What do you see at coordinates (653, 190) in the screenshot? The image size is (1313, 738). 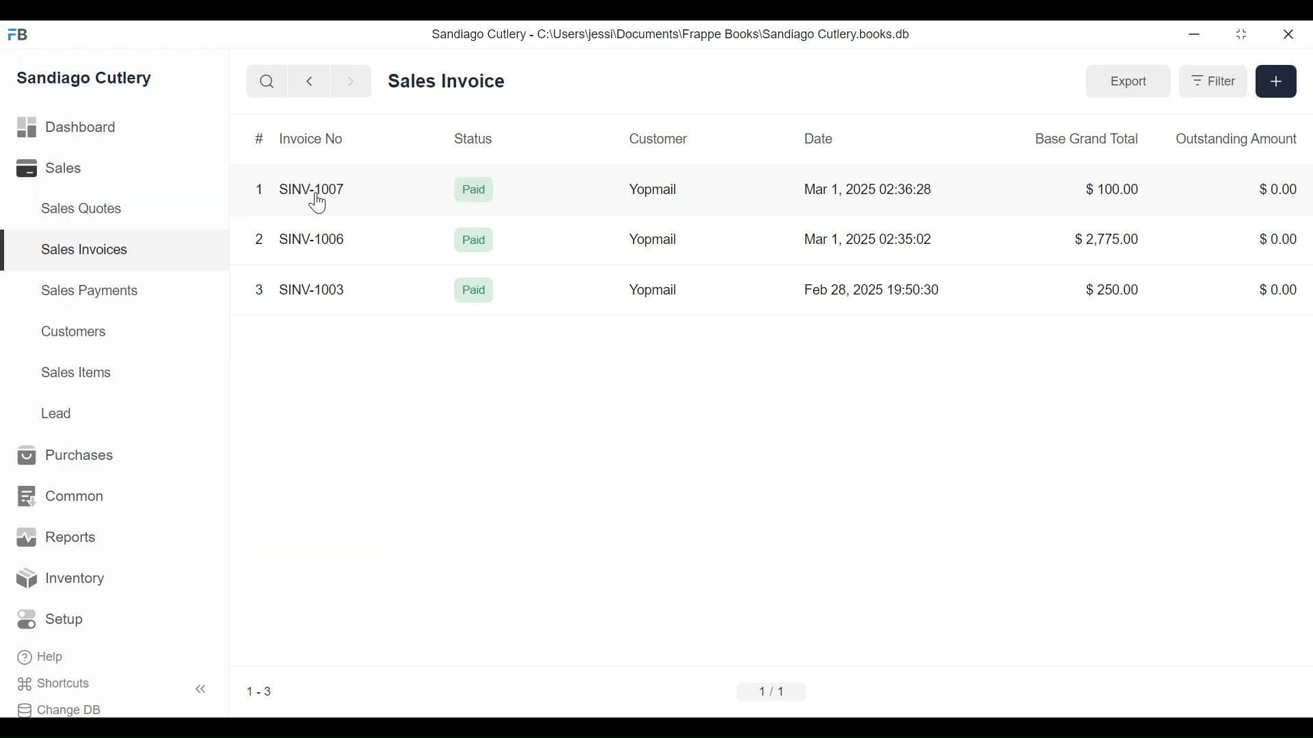 I see `Yopmail` at bounding box center [653, 190].